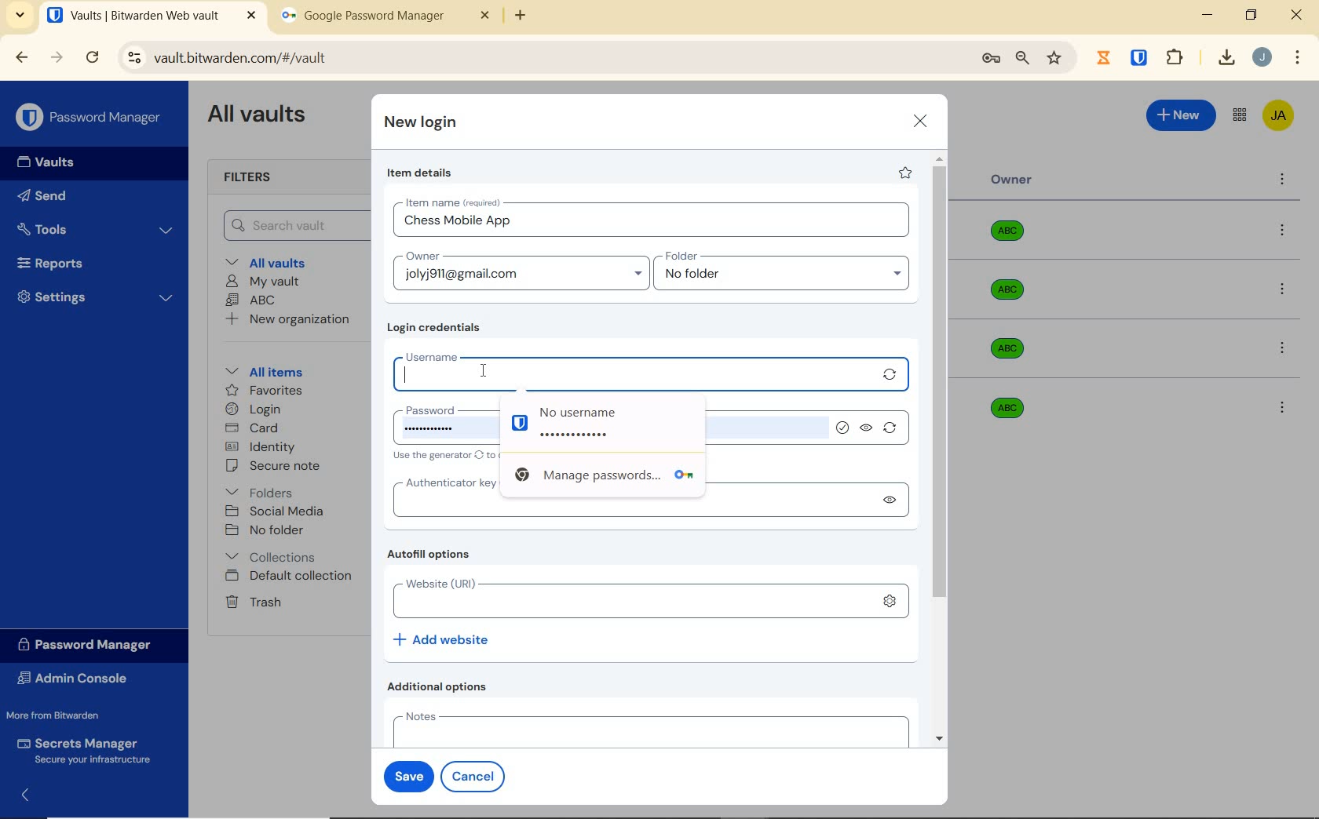 This screenshot has width=1319, height=819. I want to click on forward, so click(57, 57).